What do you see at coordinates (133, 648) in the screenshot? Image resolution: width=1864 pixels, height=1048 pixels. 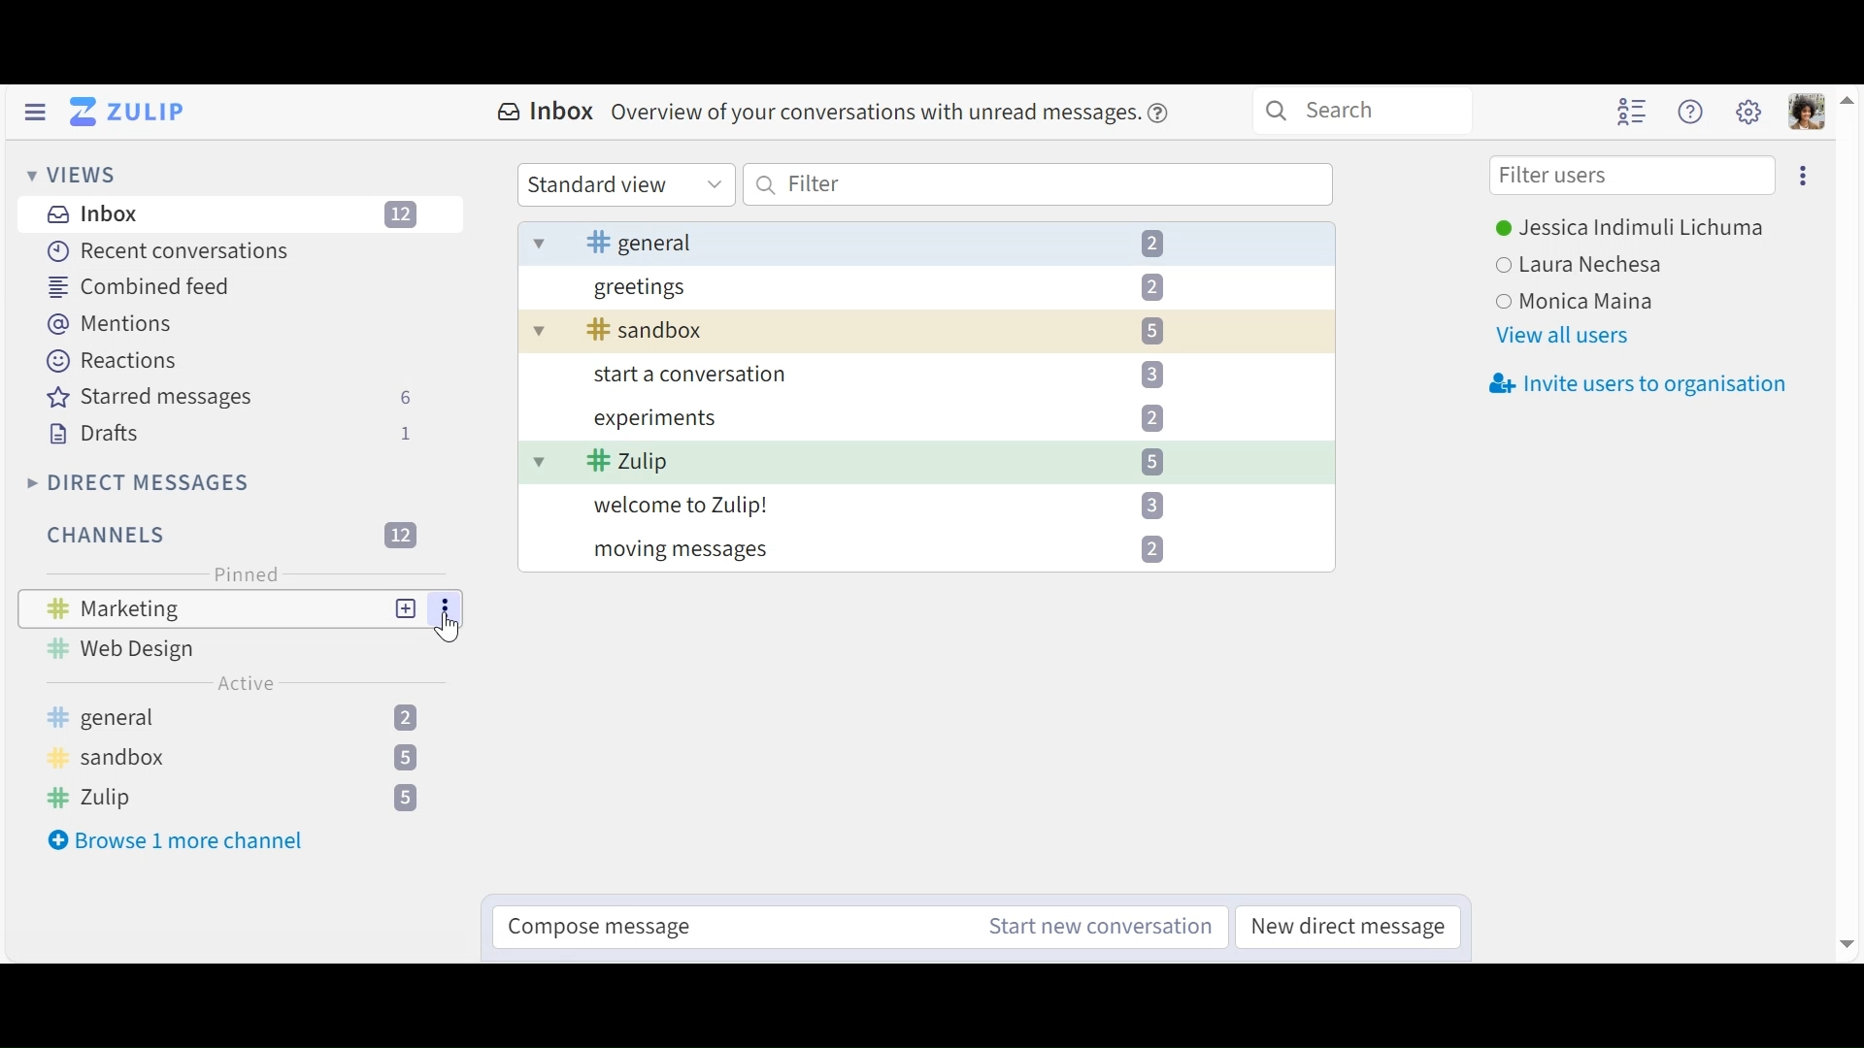 I see `Web design` at bounding box center [133, 648].